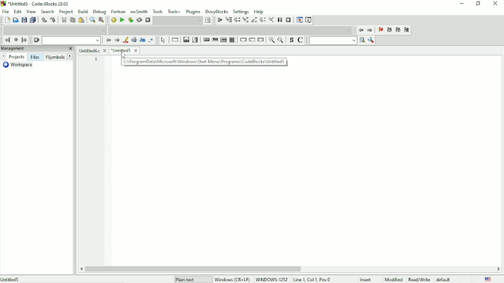 This screenshot has height=283, width=504. Describe the element at coordinates (282, 40) in the screenshot. I see `Zoom out` at that location.